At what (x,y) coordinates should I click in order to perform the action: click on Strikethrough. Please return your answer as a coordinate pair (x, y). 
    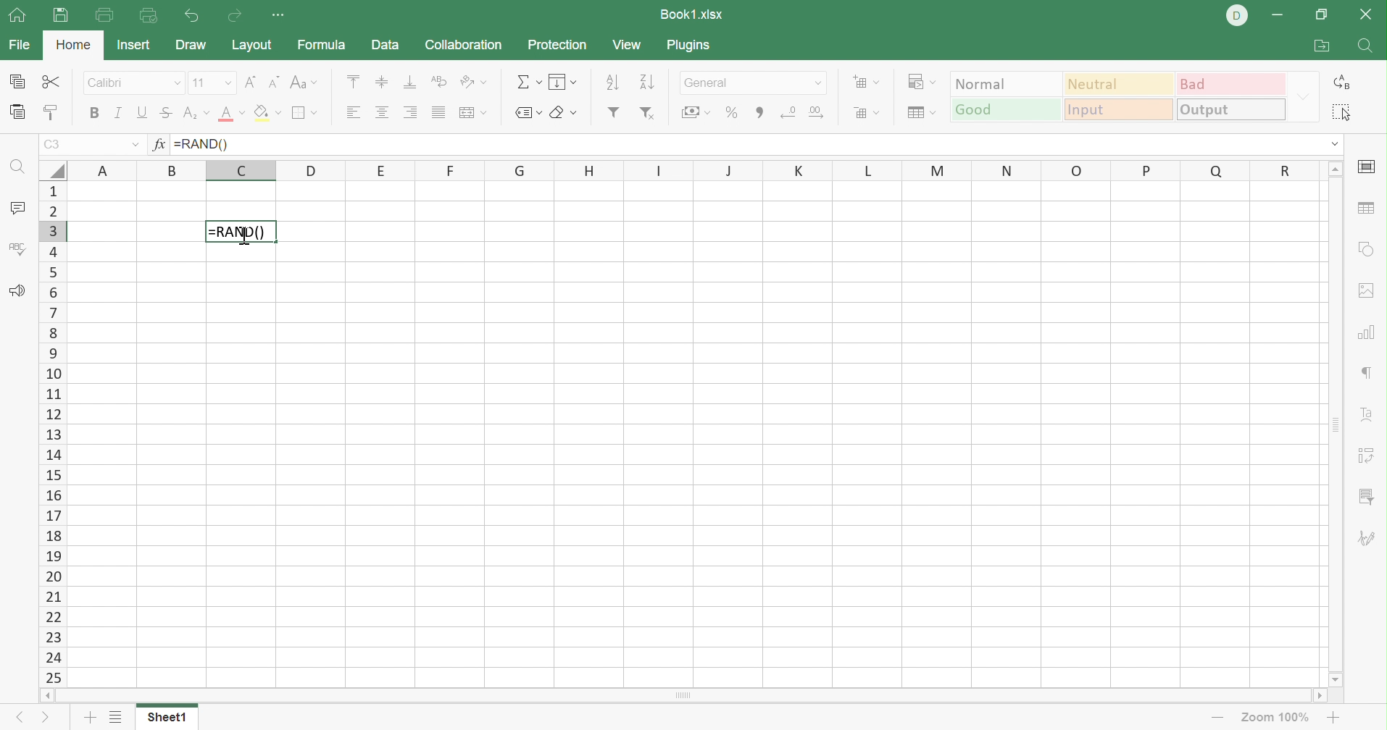
    Looking at the image, I should click on (166, 113).